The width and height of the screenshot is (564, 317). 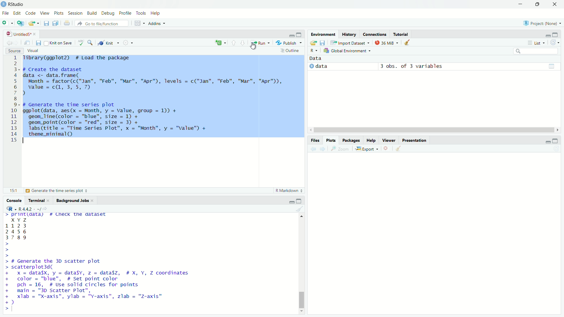 I want to click on export, so click(x=367, y=149).